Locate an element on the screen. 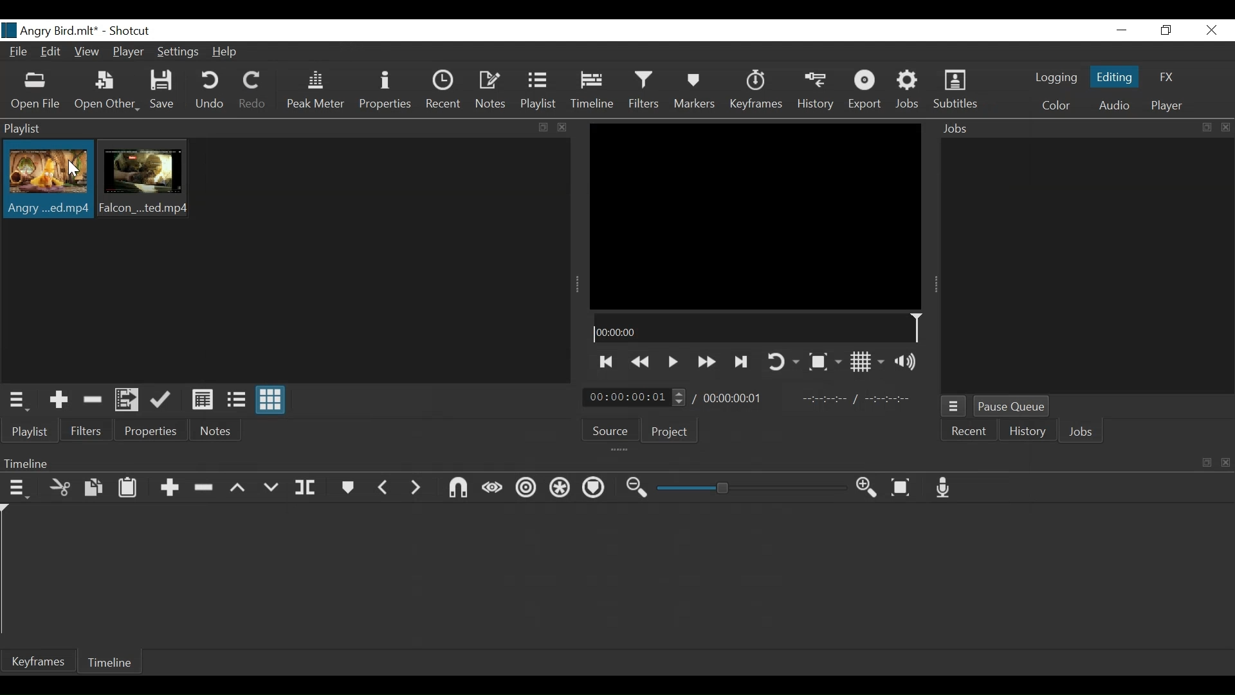 The width and height of the screenshot is (1235, 695). Open Other is located at coordinates (106, 91).